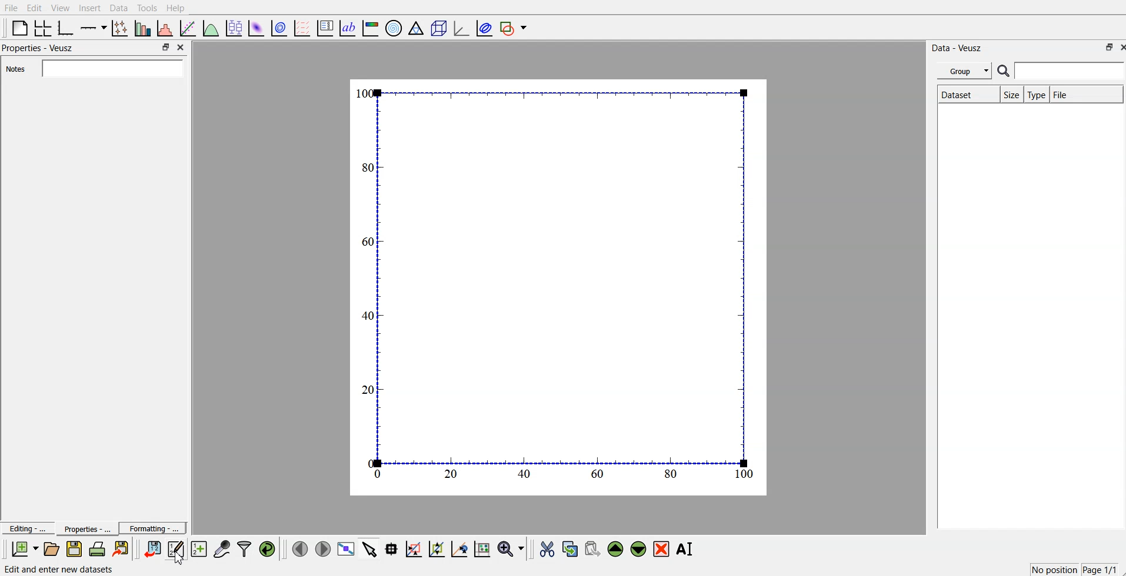 Image resolution: width=1126 pixels, height=576 pixels. I want to click on click to reset graph axes, so click(483, 548).